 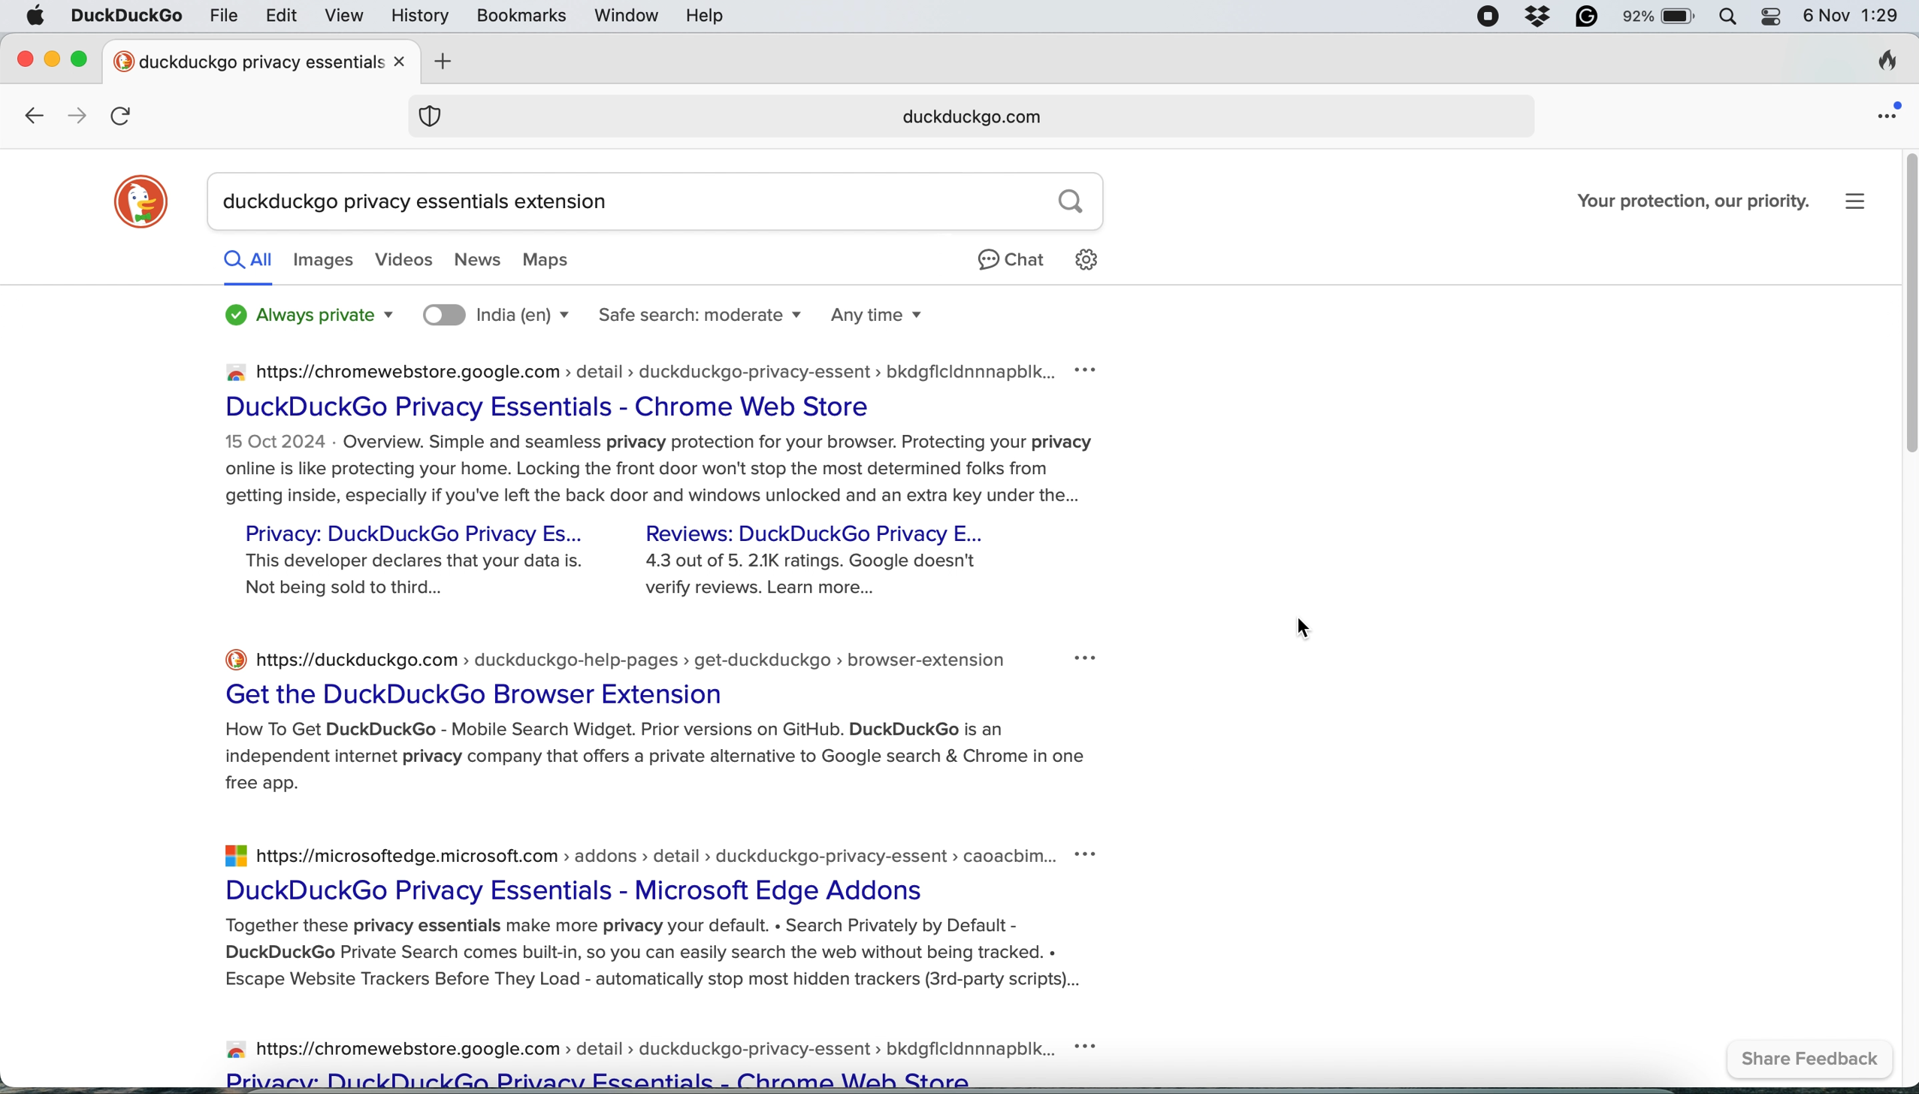 What do you see at coordinates (1087, 1044) in the screenshot?
I see `more` at bounding box center [1087, 1044].